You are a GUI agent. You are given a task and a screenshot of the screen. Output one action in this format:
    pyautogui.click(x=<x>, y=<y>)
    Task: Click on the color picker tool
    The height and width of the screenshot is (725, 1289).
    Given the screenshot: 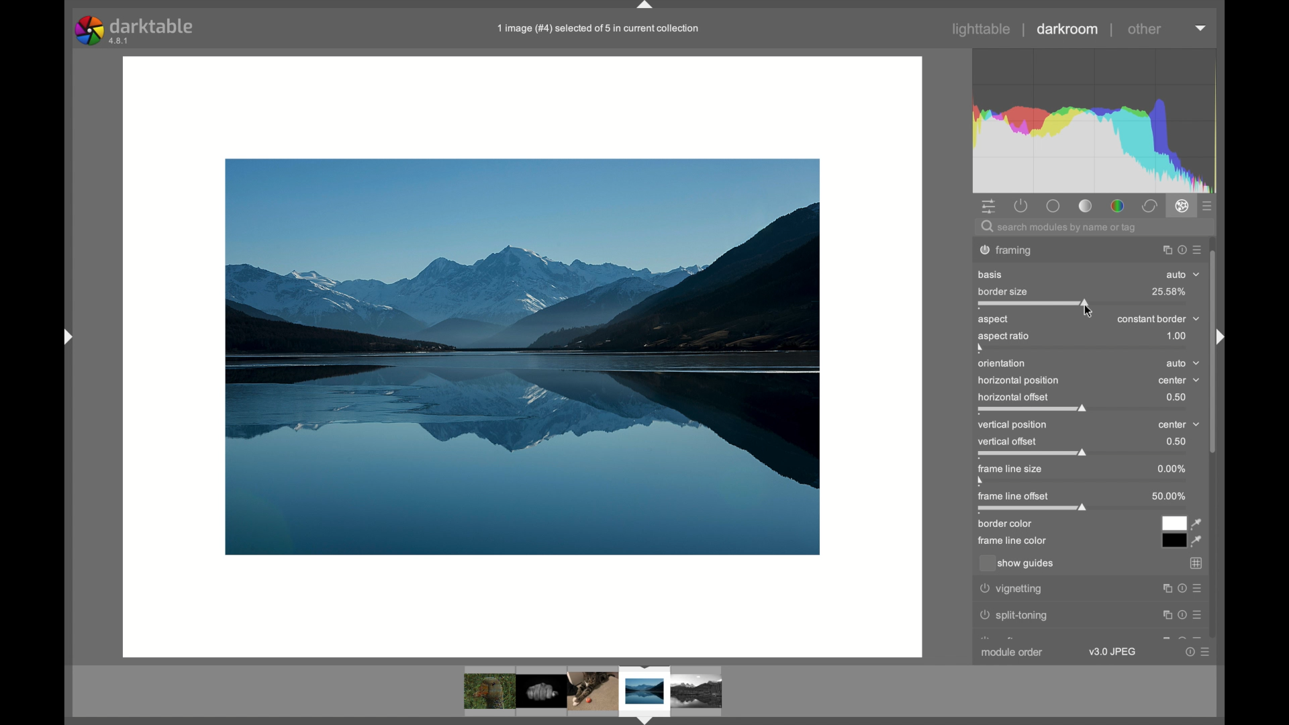 What is the action you would take?
    pyautogui.click(x=1198, y=523)
    